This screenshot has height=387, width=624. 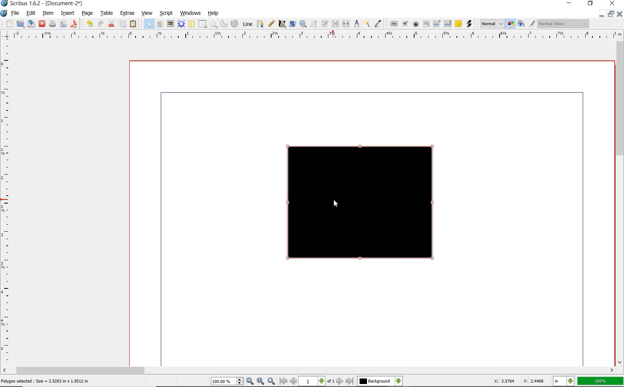 What do you see at coordinates (271, 380) in the screenshot?
I see `zoom in` at bounding box center [271, 380].